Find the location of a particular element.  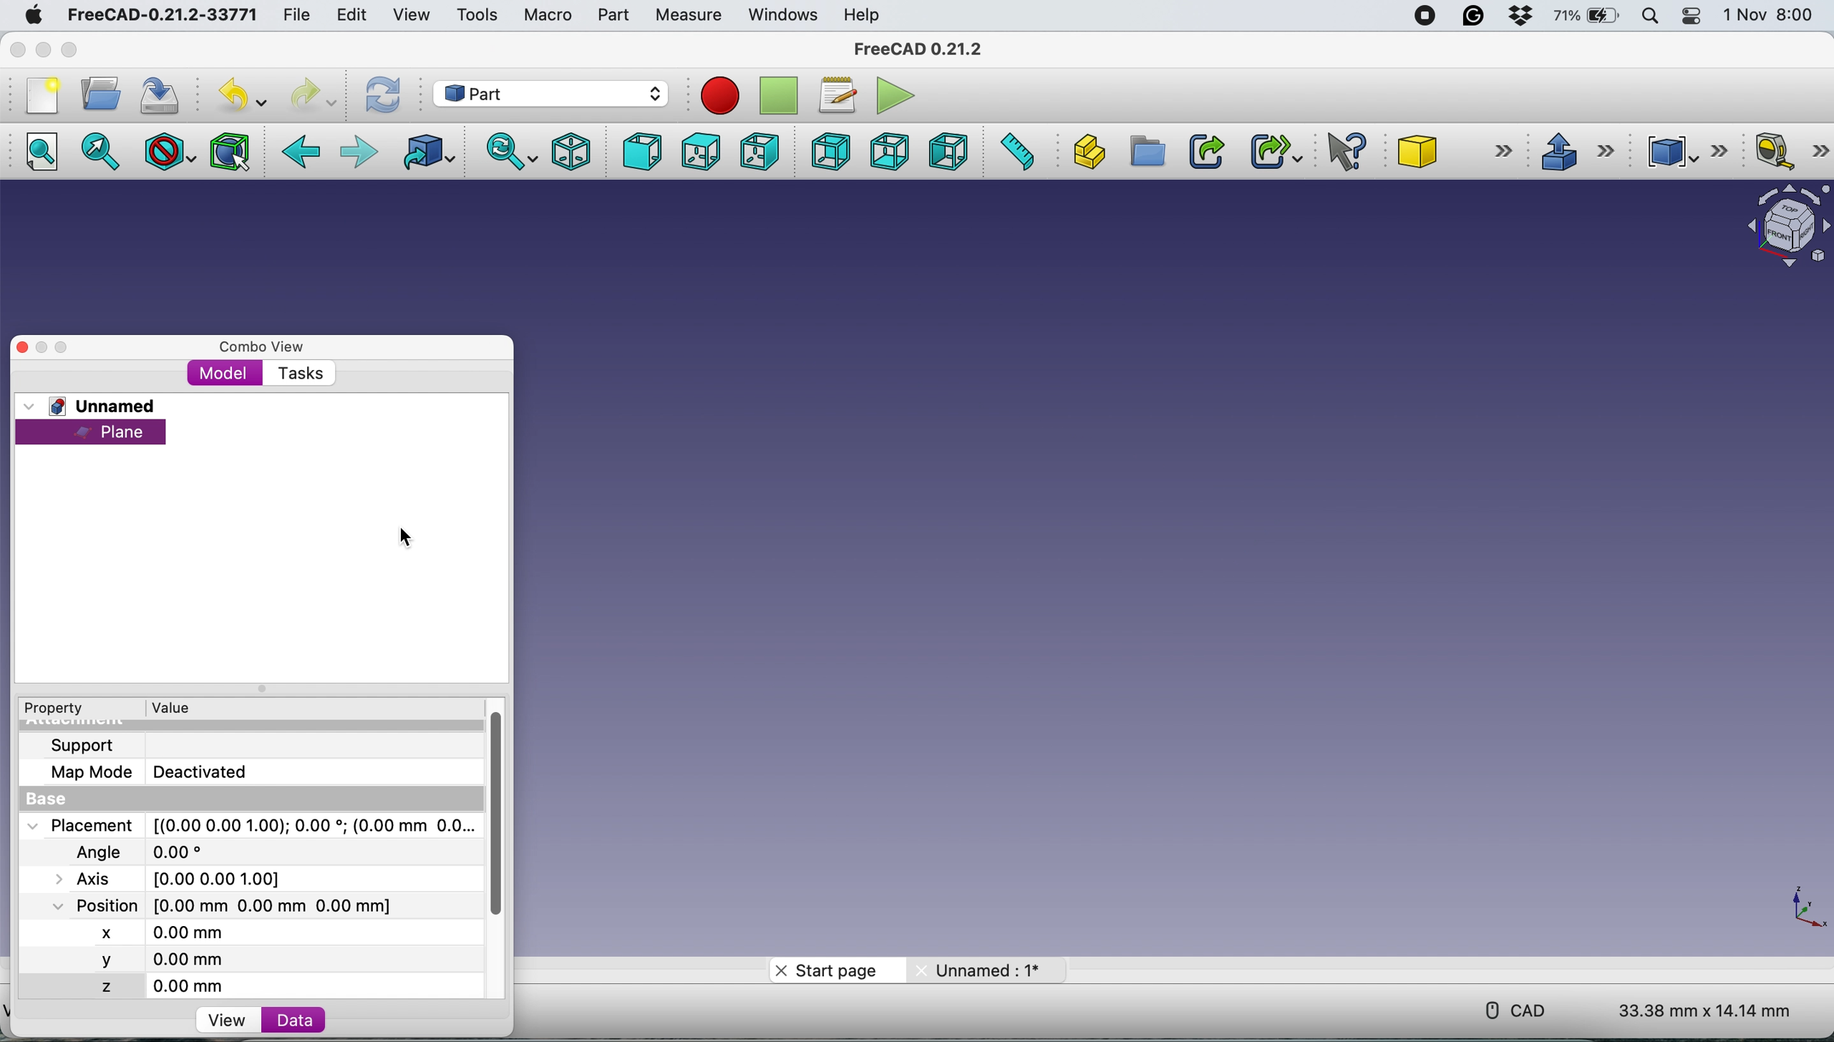

macro is located at coordinates (545, 15).